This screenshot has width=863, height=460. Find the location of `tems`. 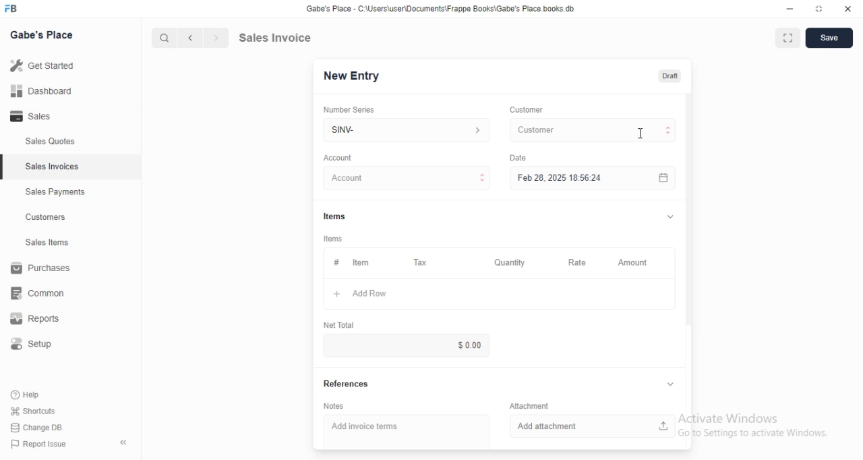

tems is located at coordinates (335, 239).